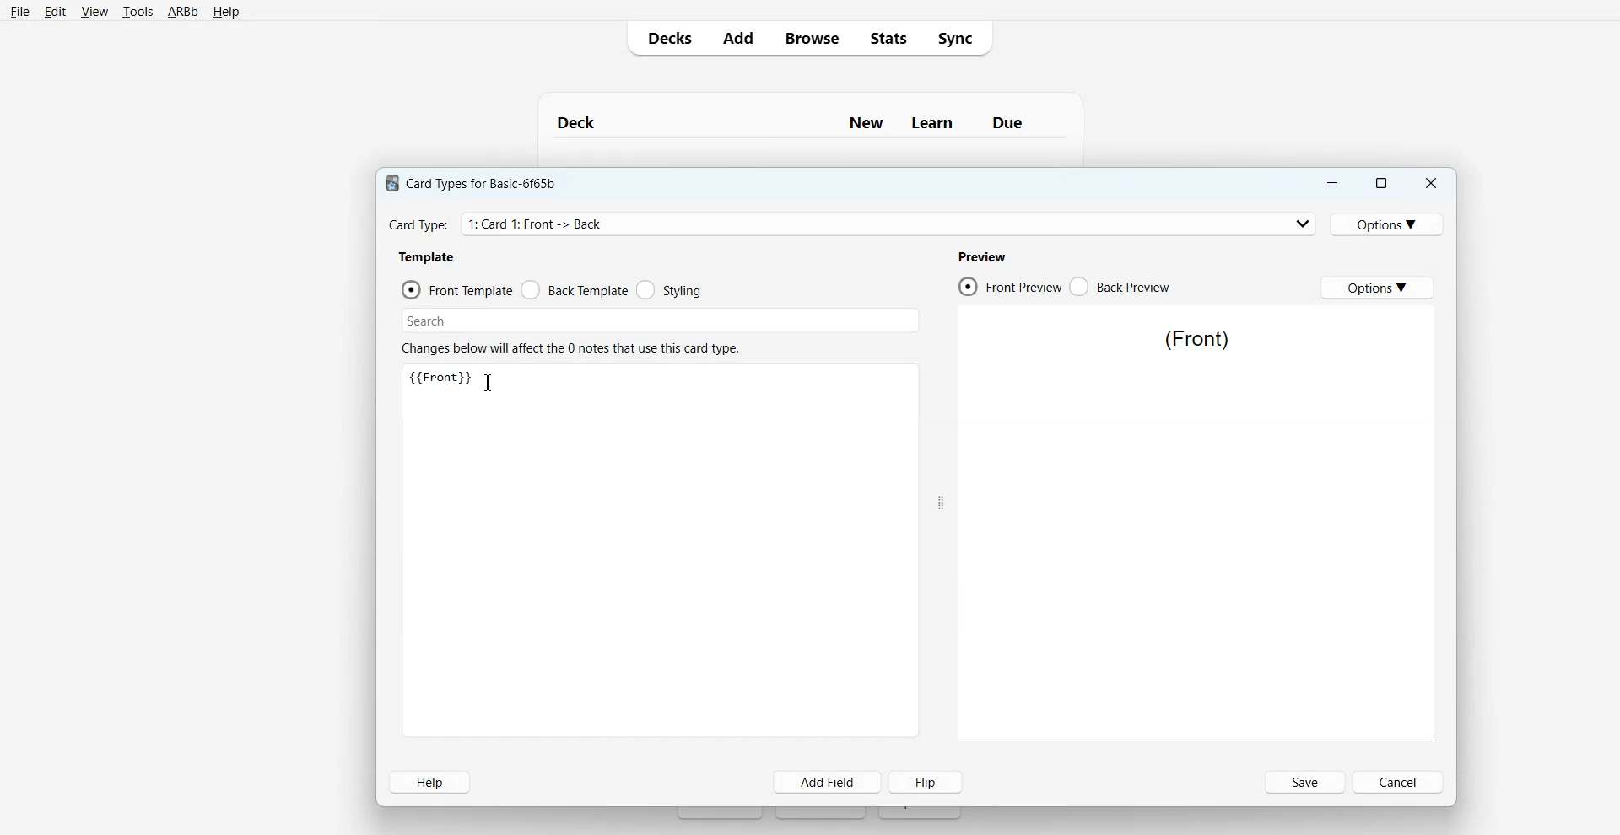  What do you see at coordinates (1378, 288) in the screenshot?
I see `Options` at bounding box center [1378, 288].